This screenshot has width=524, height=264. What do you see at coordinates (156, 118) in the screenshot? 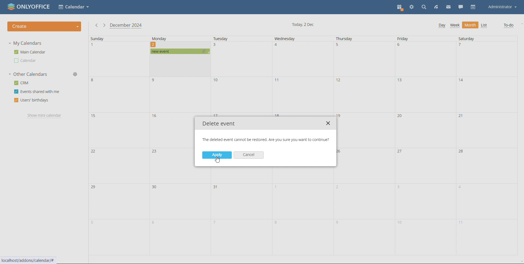
I see `16` at bounding box center [156, 118].